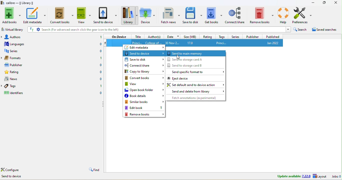  Describe the element at coordinates (235, 36) in the screenshot. I see `series` at that location.